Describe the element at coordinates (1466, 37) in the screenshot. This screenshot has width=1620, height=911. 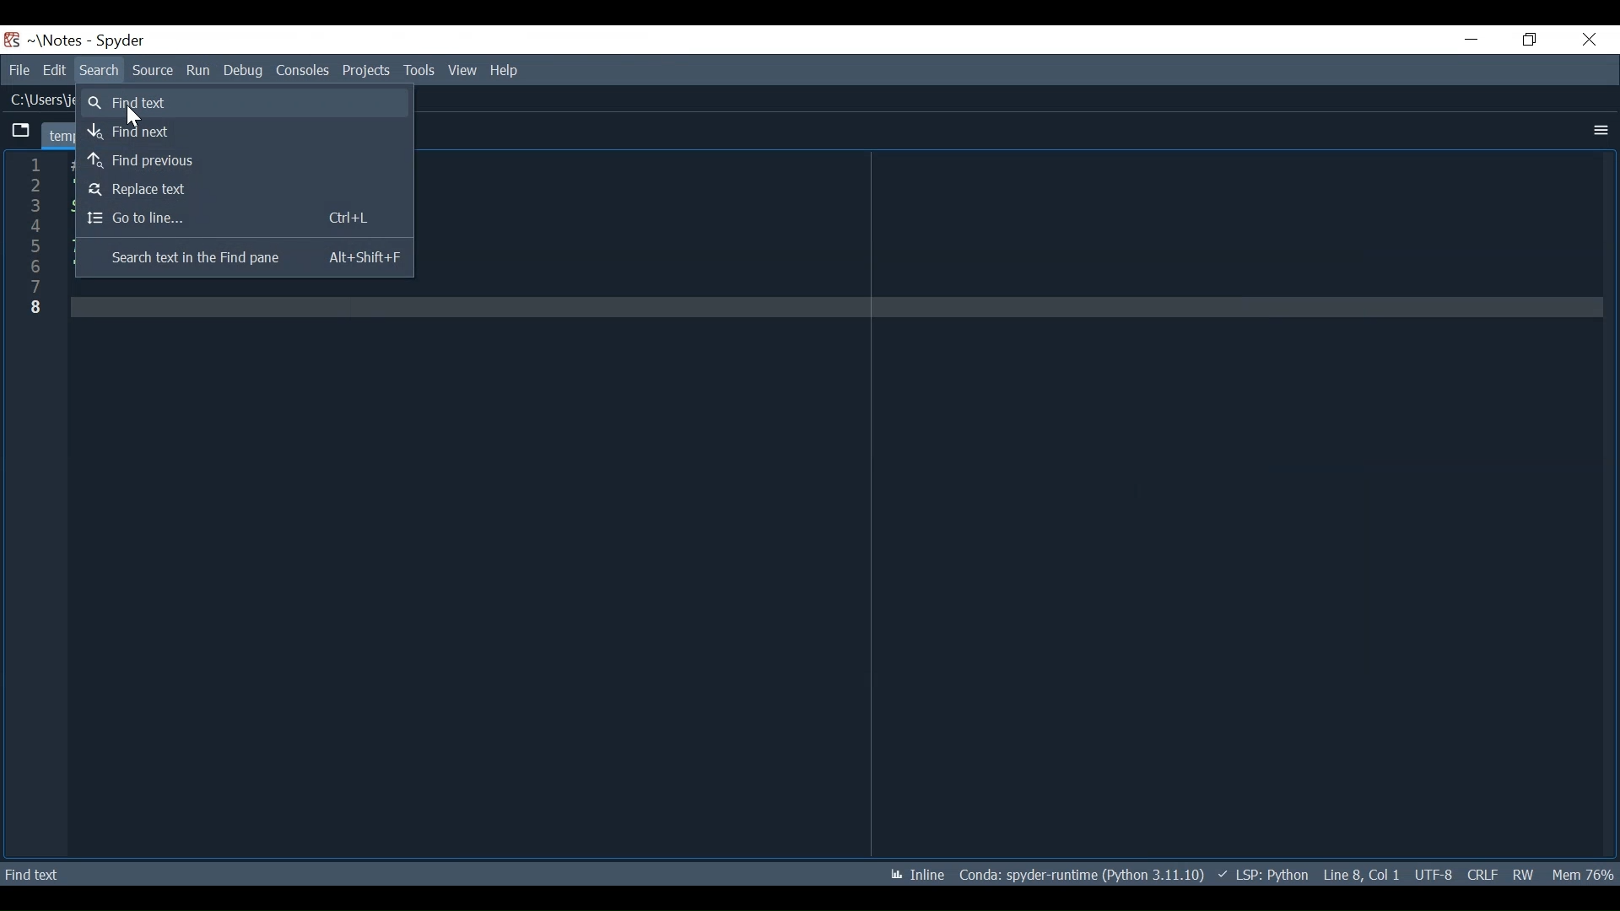
I see `Minimize` at that location.